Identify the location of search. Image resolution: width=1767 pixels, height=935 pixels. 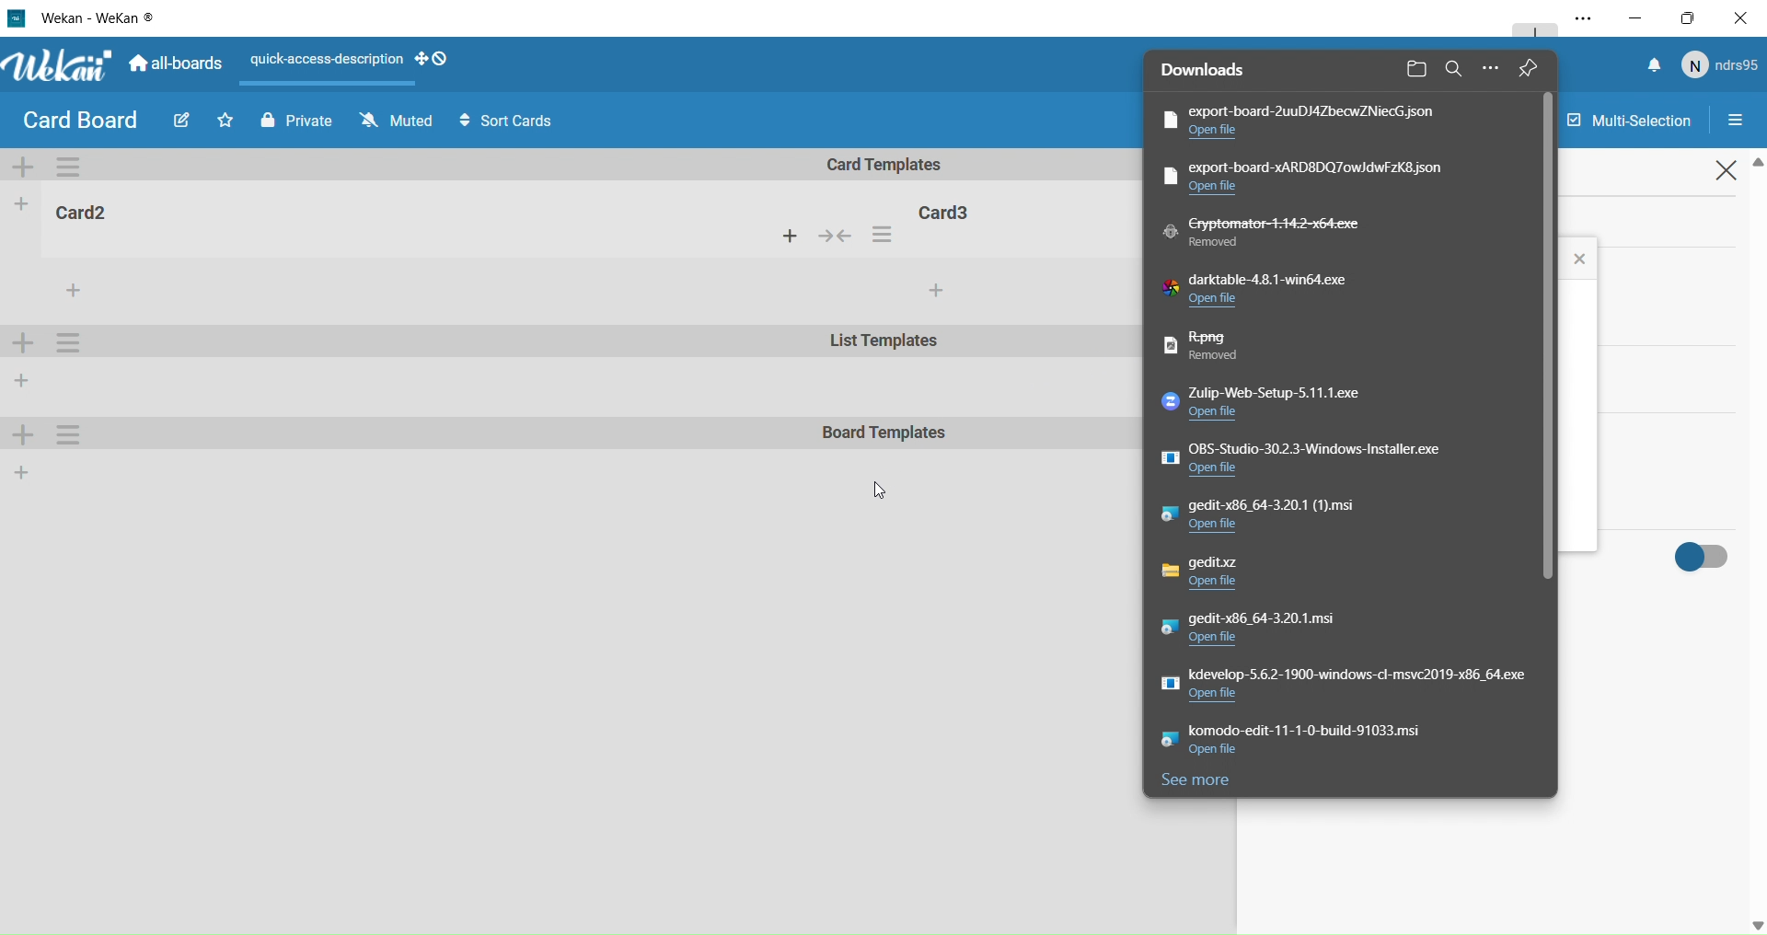
(1451, 68).